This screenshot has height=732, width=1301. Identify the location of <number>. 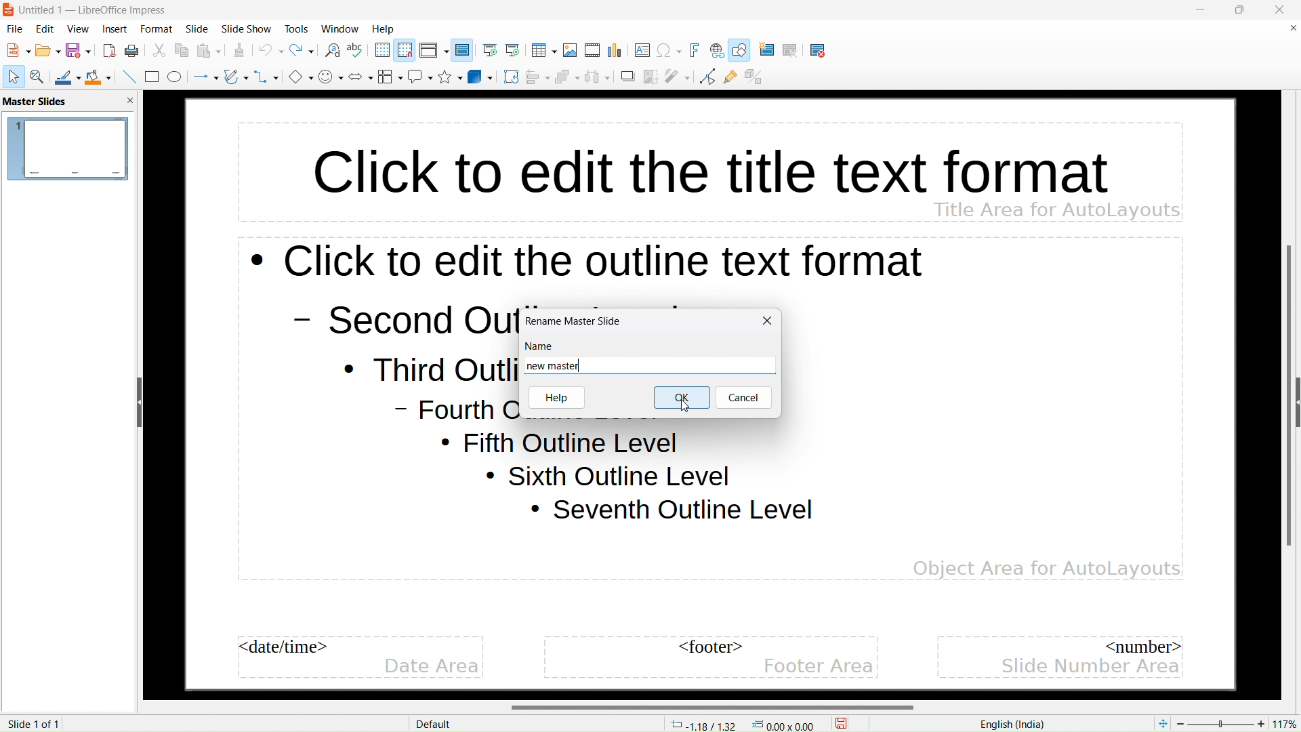
(1144, 646).